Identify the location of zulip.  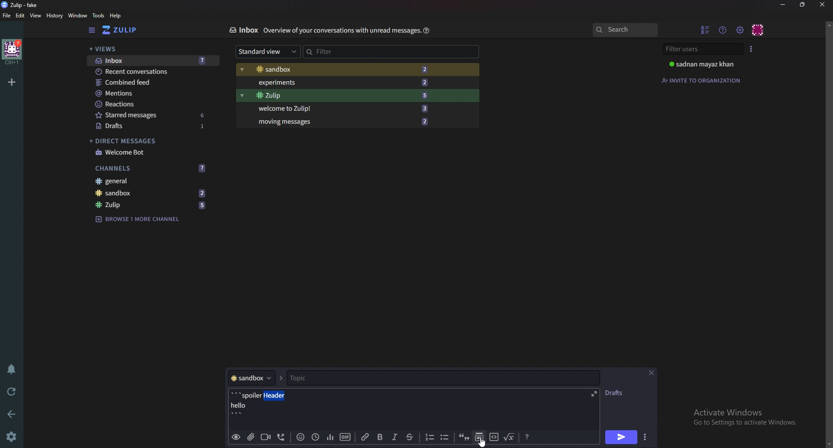
(336, 96).